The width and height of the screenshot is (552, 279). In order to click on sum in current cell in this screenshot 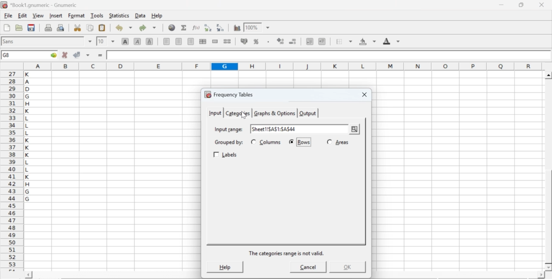, I will do `click(184, 27)`.